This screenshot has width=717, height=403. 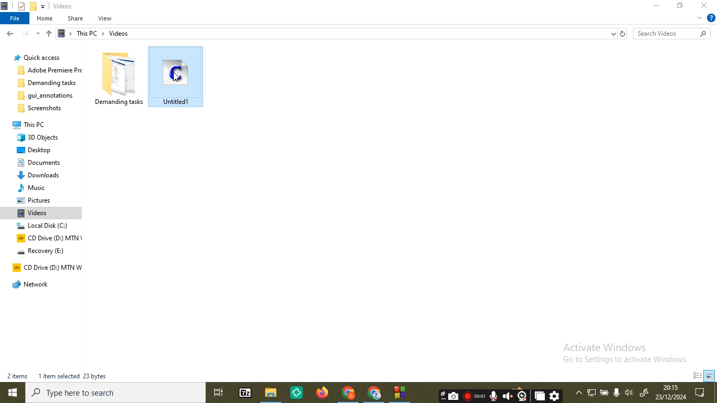 I want to click on folder, so click(x=35, y=139).